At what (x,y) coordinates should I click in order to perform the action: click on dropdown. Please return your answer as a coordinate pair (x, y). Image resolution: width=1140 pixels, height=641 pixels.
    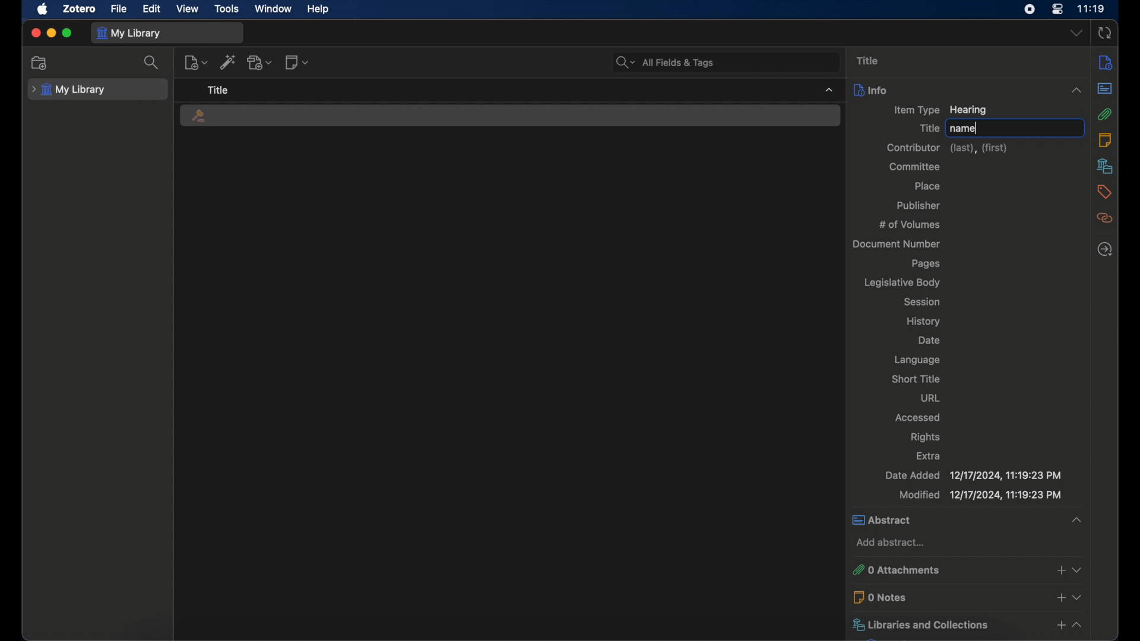
    Looking at the image, I should click on (1076, 33).